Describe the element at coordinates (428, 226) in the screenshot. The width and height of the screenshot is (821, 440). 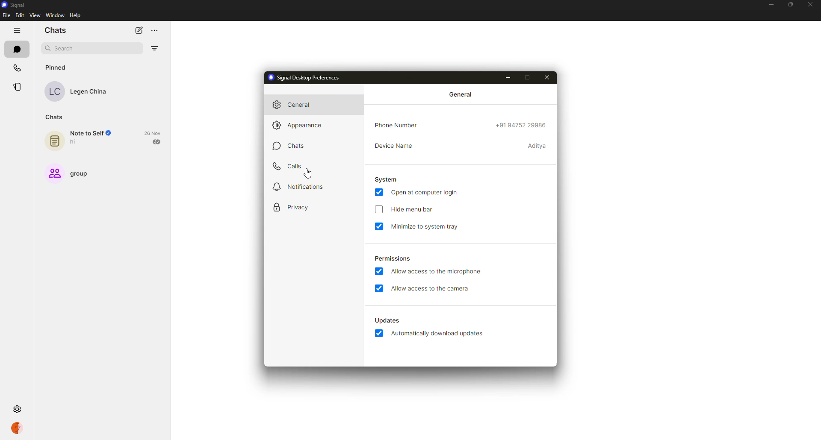
I see `minimize to system tray` at that location.